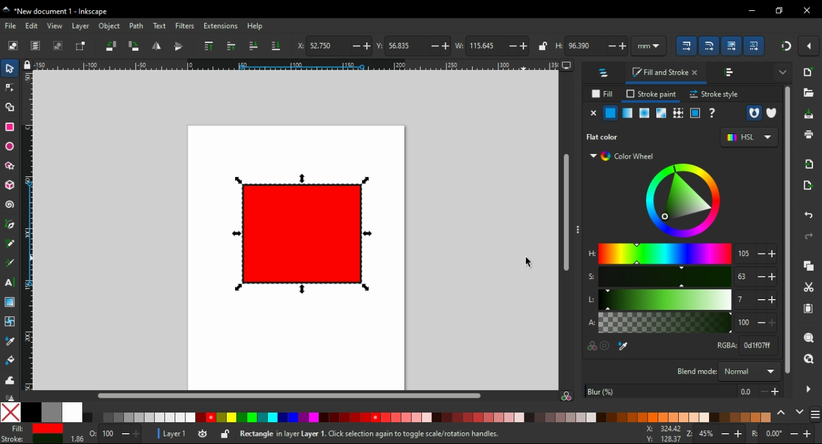 The width and height of the screenshot is (822, 444). I want to click on increase/decrease, so click(767, 300).